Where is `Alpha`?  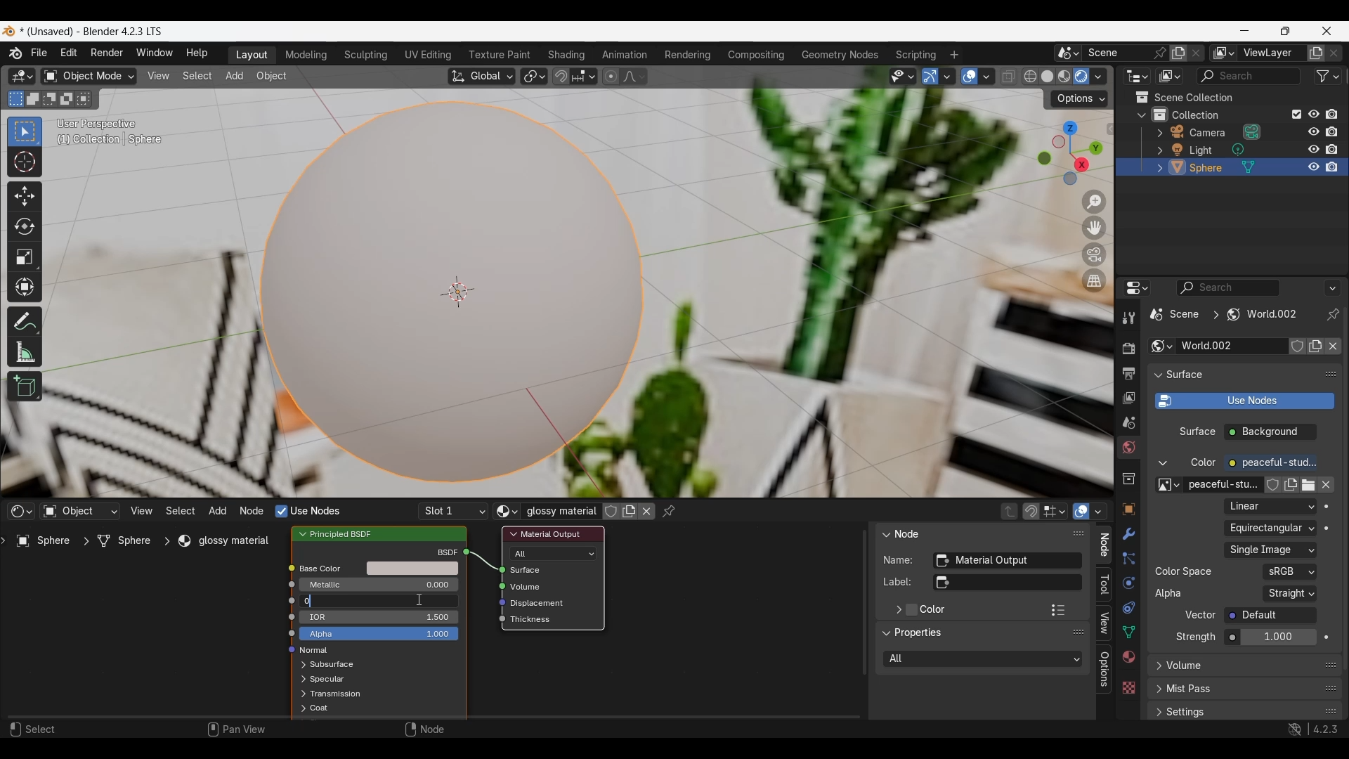 Alpha is located at coordinates (379, 634).